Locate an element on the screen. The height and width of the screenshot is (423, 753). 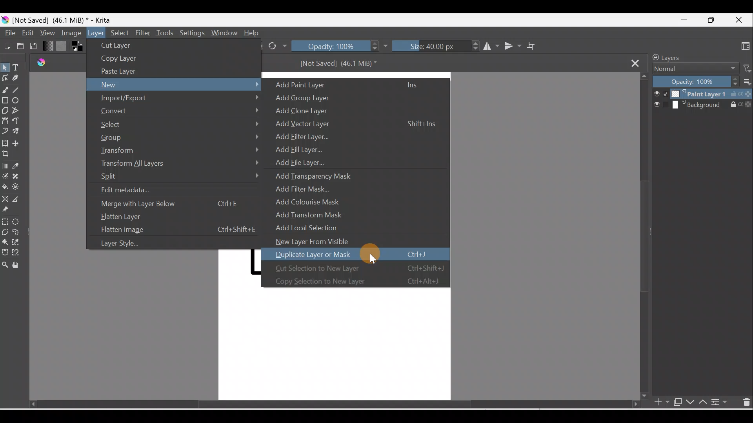
Similar colour selection tool is located at coordinates (18, 243).